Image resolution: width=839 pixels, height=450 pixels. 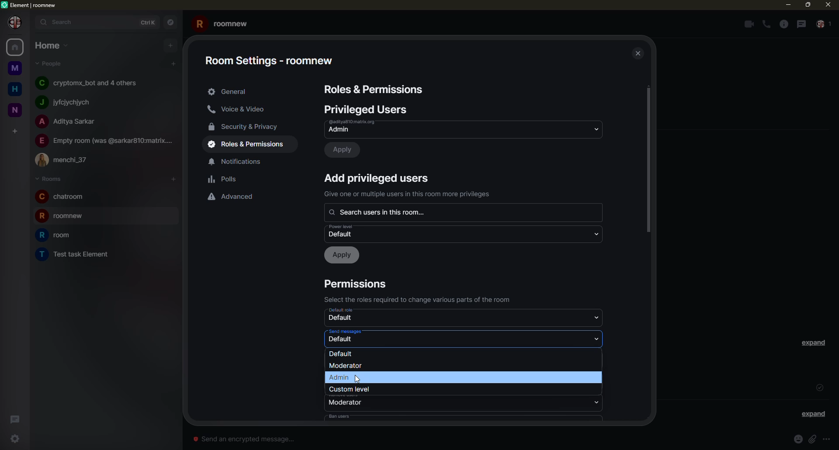 What do you see at coordinates (240, 161) in the screenshot?
I see `notifications` at bounding box center [240, 161].